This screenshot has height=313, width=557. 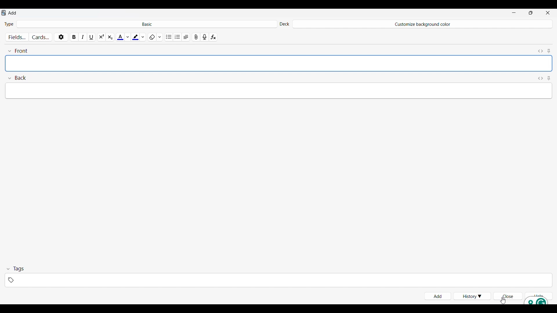 What do you see at coordinates (74, 36) in the screenshot?
I see `Bold` at bounding box center [74, 36].